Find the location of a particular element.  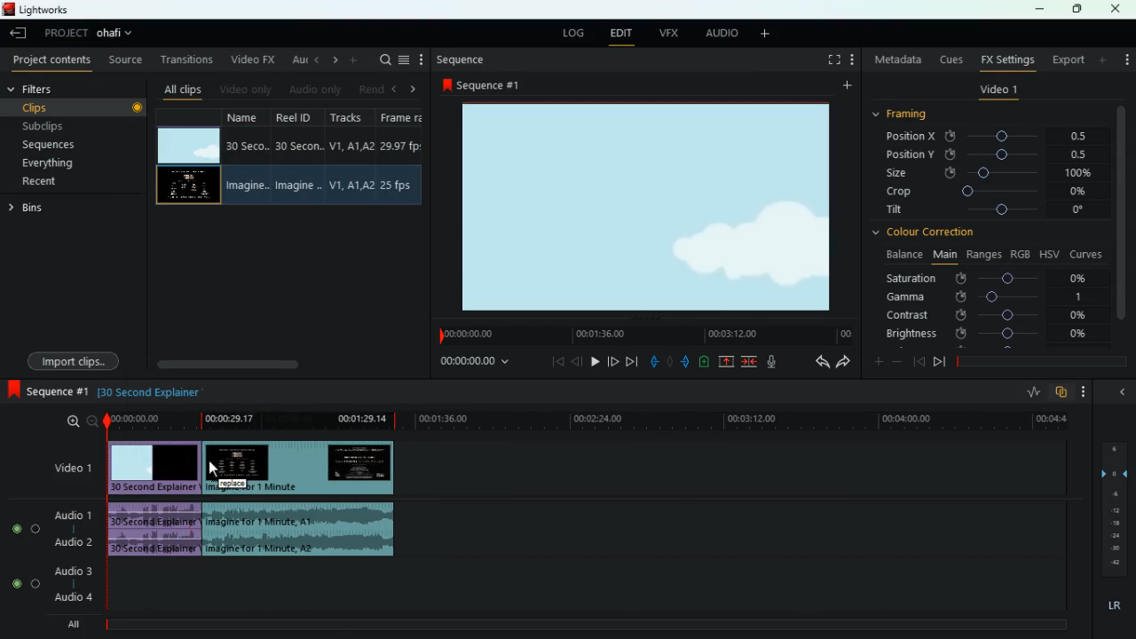

hold is located at coordinates (672, 364).